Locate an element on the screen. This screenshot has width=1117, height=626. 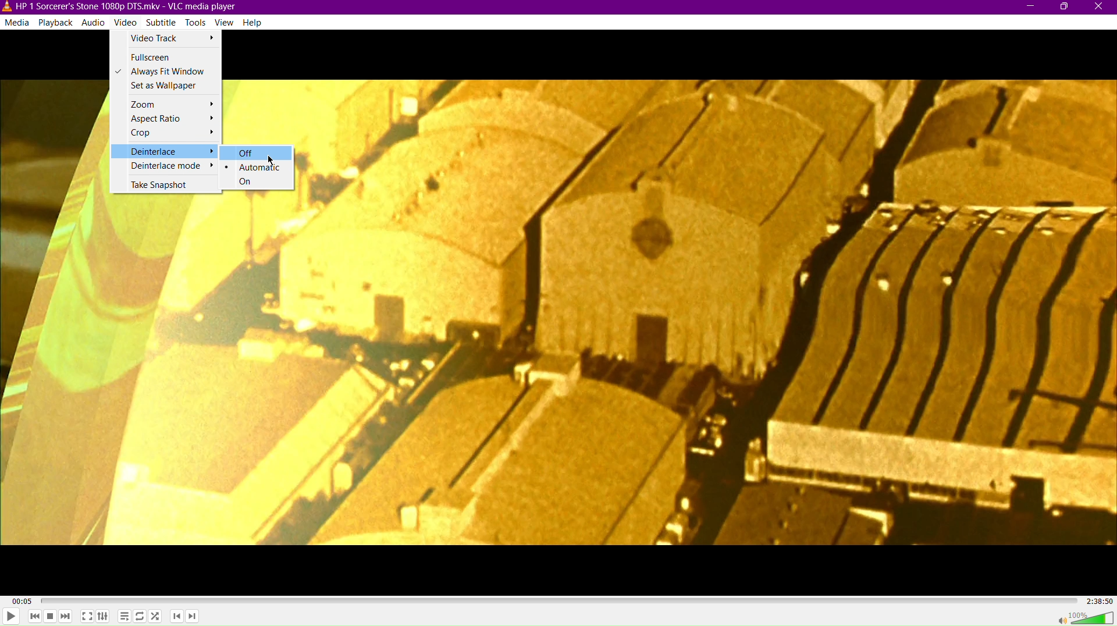
View is located at coordinates (224, 22).